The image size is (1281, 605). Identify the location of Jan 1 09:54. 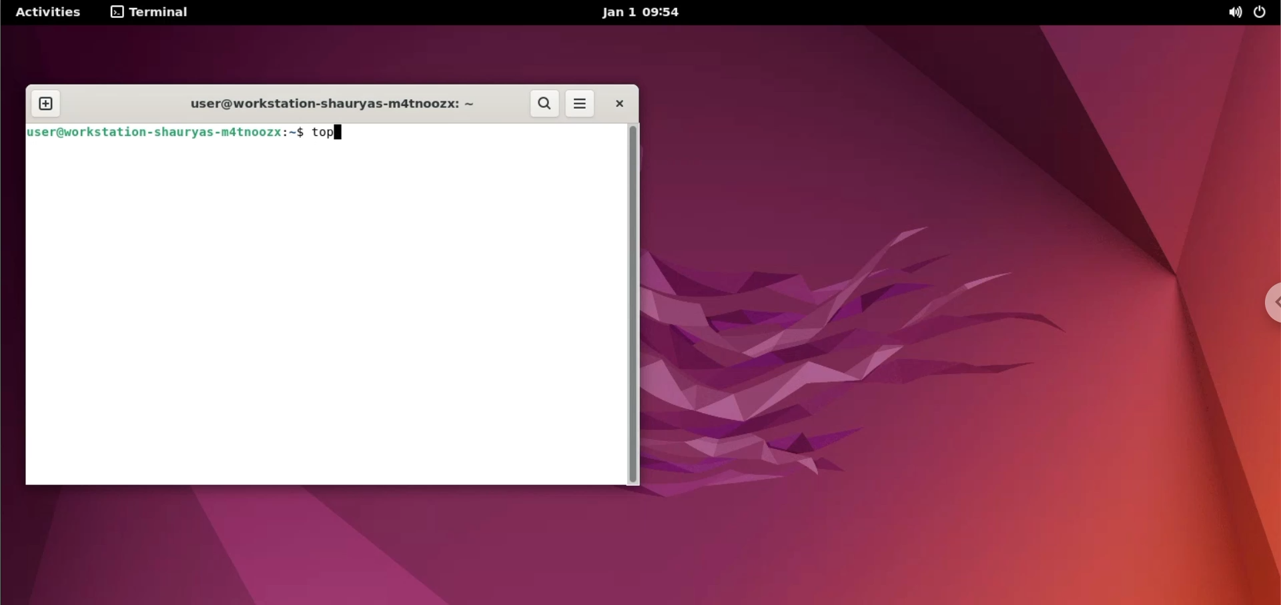
(640, 11).